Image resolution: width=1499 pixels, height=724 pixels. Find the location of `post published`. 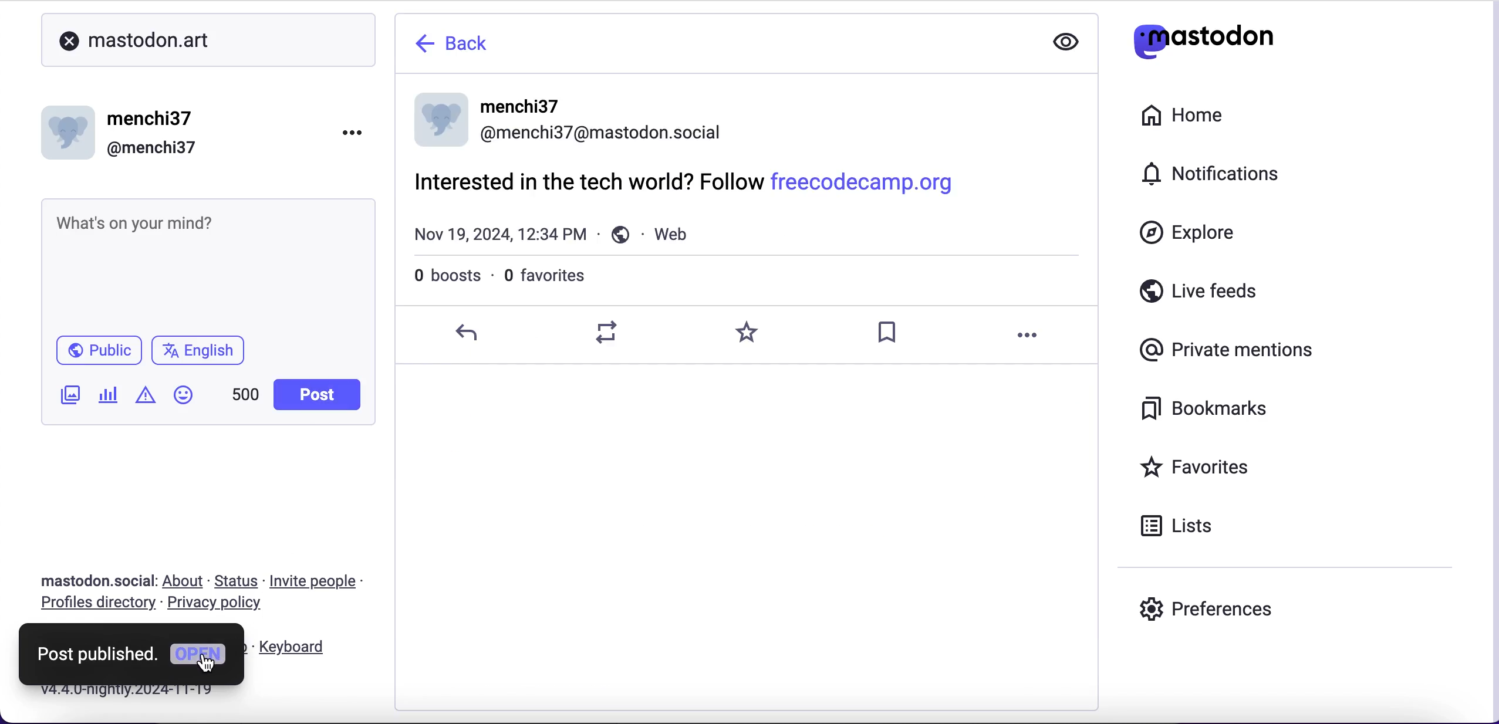

post published is located at coordinates (752, 209).